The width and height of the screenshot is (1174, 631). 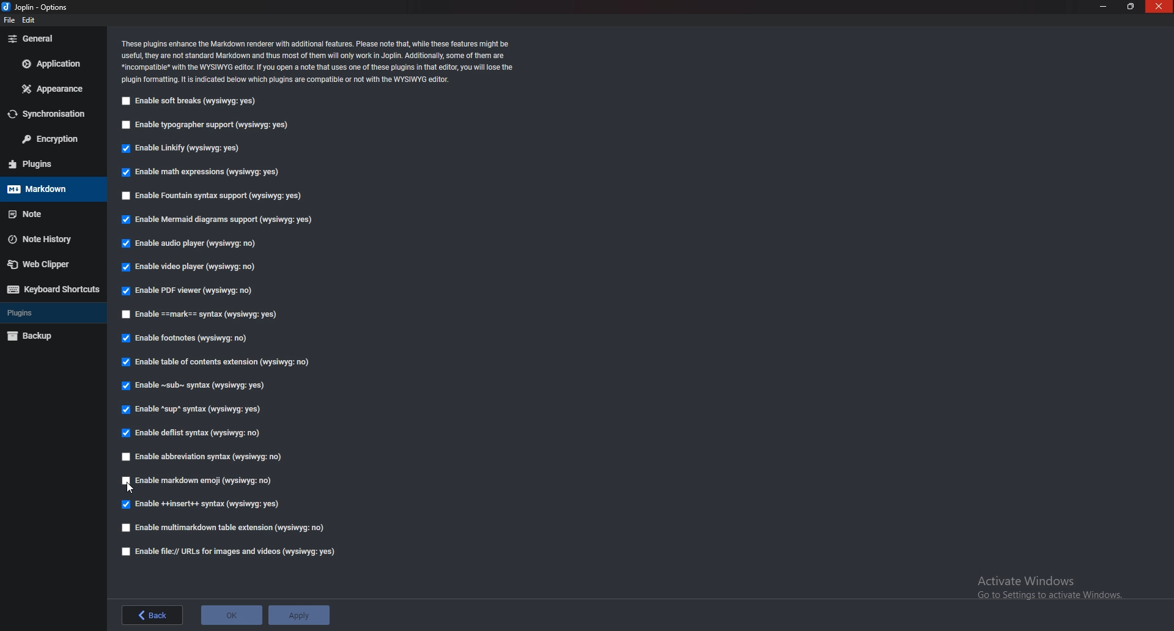 I want to click on cursor, so click(x=132, y=487).